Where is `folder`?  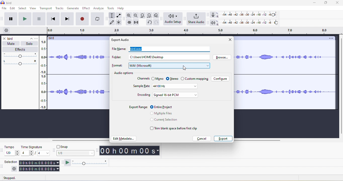
folder is located at coordinates (116, 58).